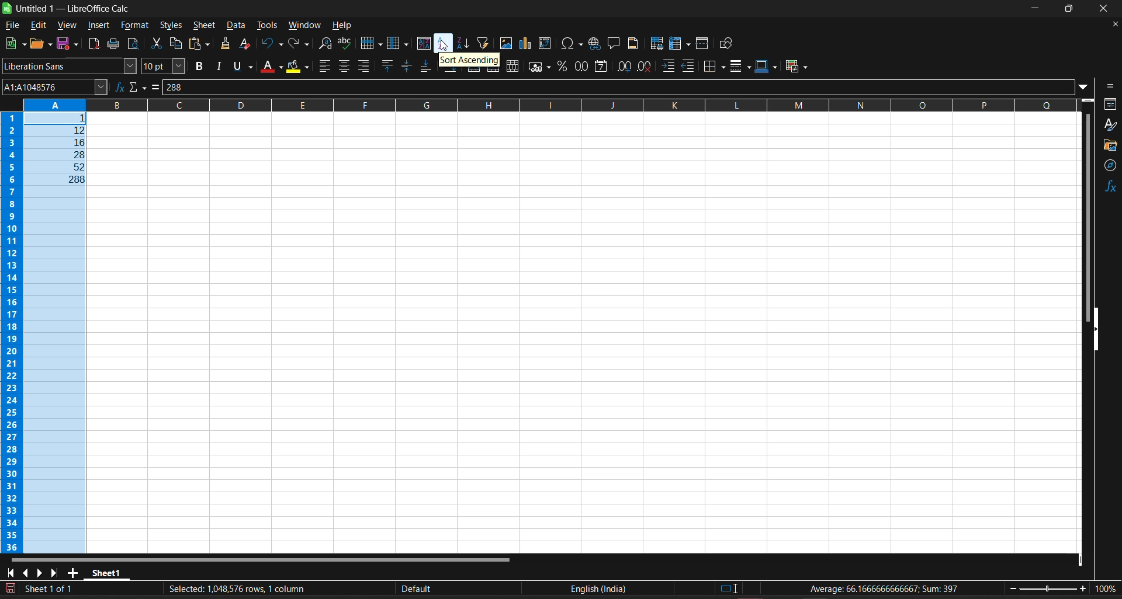 The image size is (1122, 599). Describe the element at coordinates (424, 44) in the screenshot. I see `sort` at that location.